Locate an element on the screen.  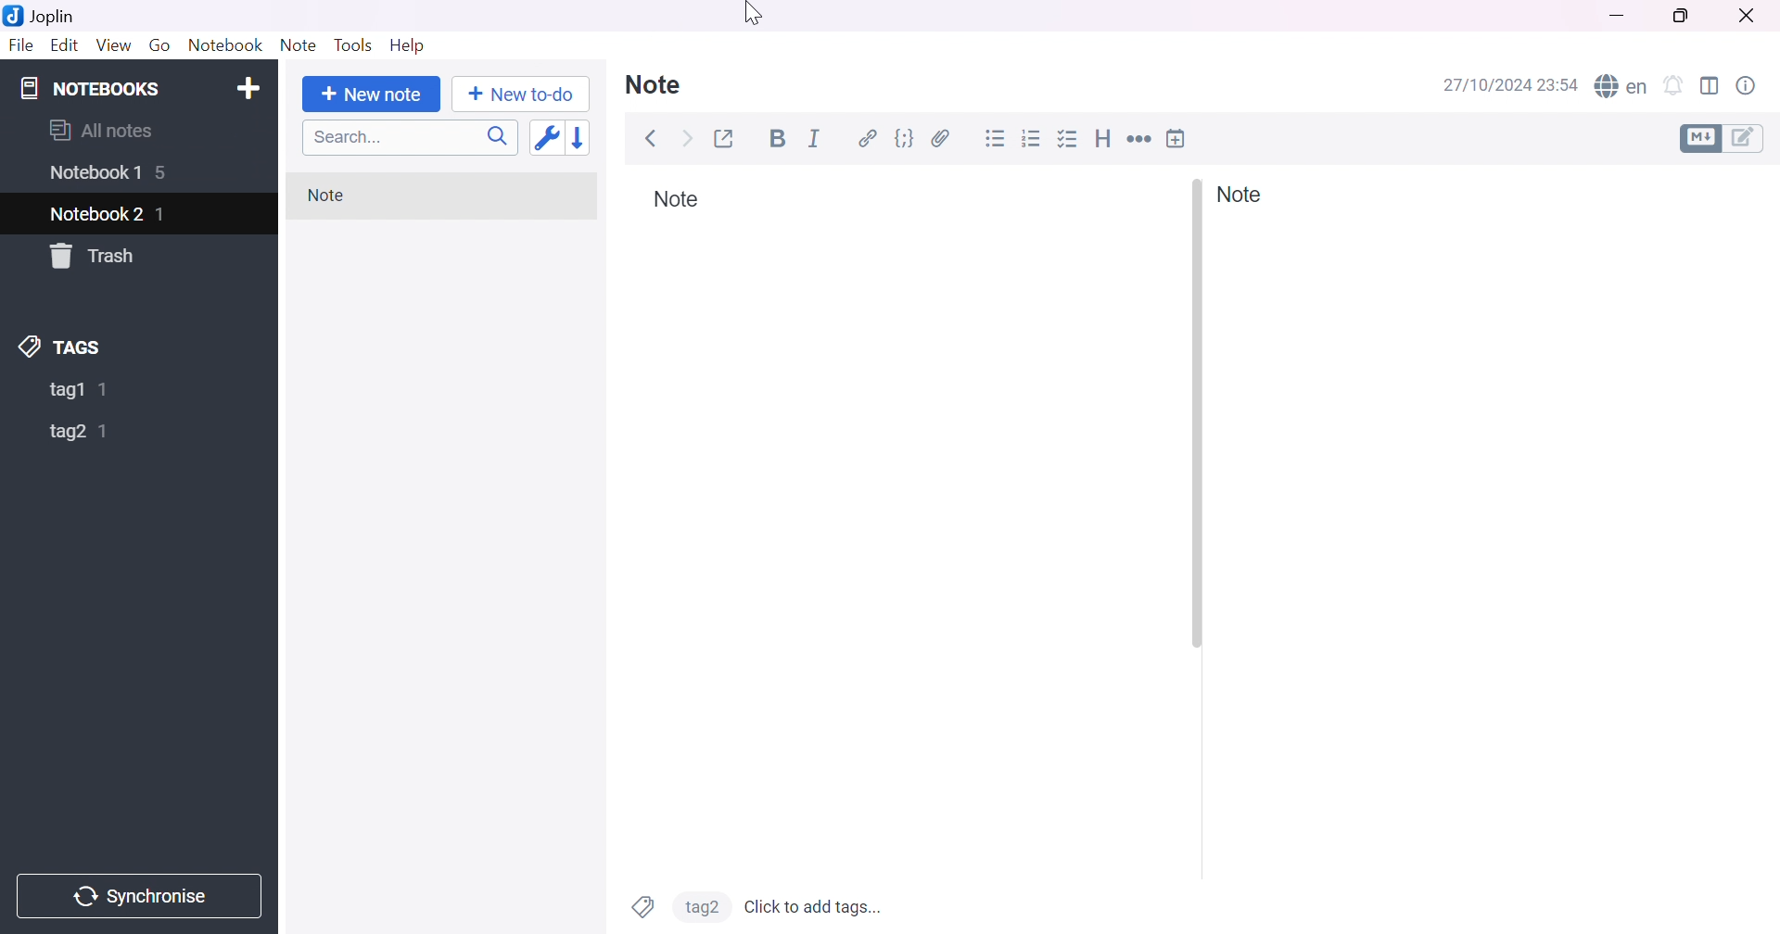
Bold is located at coordinates (776, 139).